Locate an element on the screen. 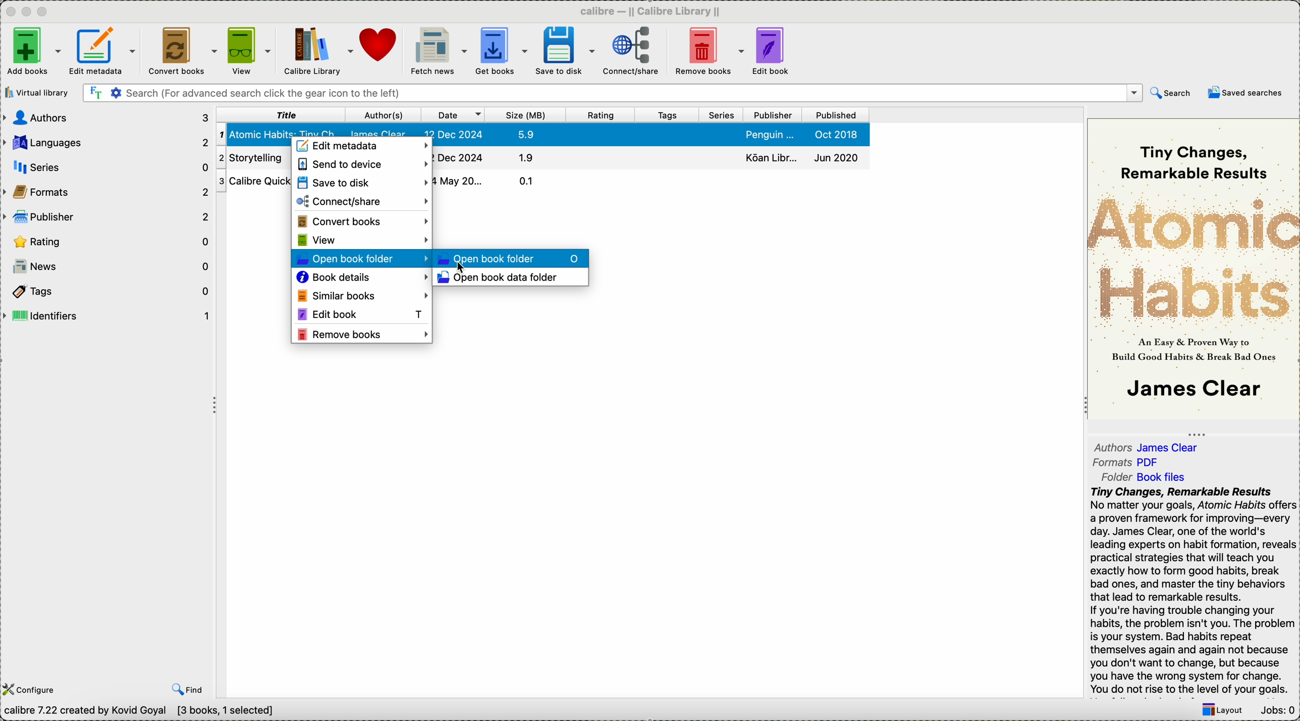 This screenshot has width=1300, height=721. connect/share is located at coordinates (631, 53).